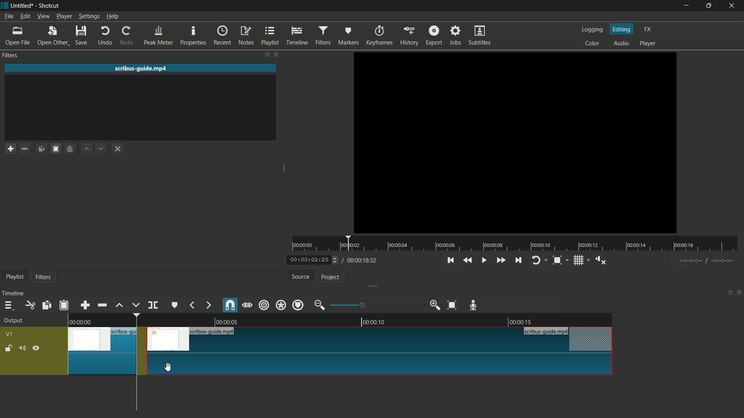 This screenshot has height=418, width=744. I want to click on hide, so click(36, 349).